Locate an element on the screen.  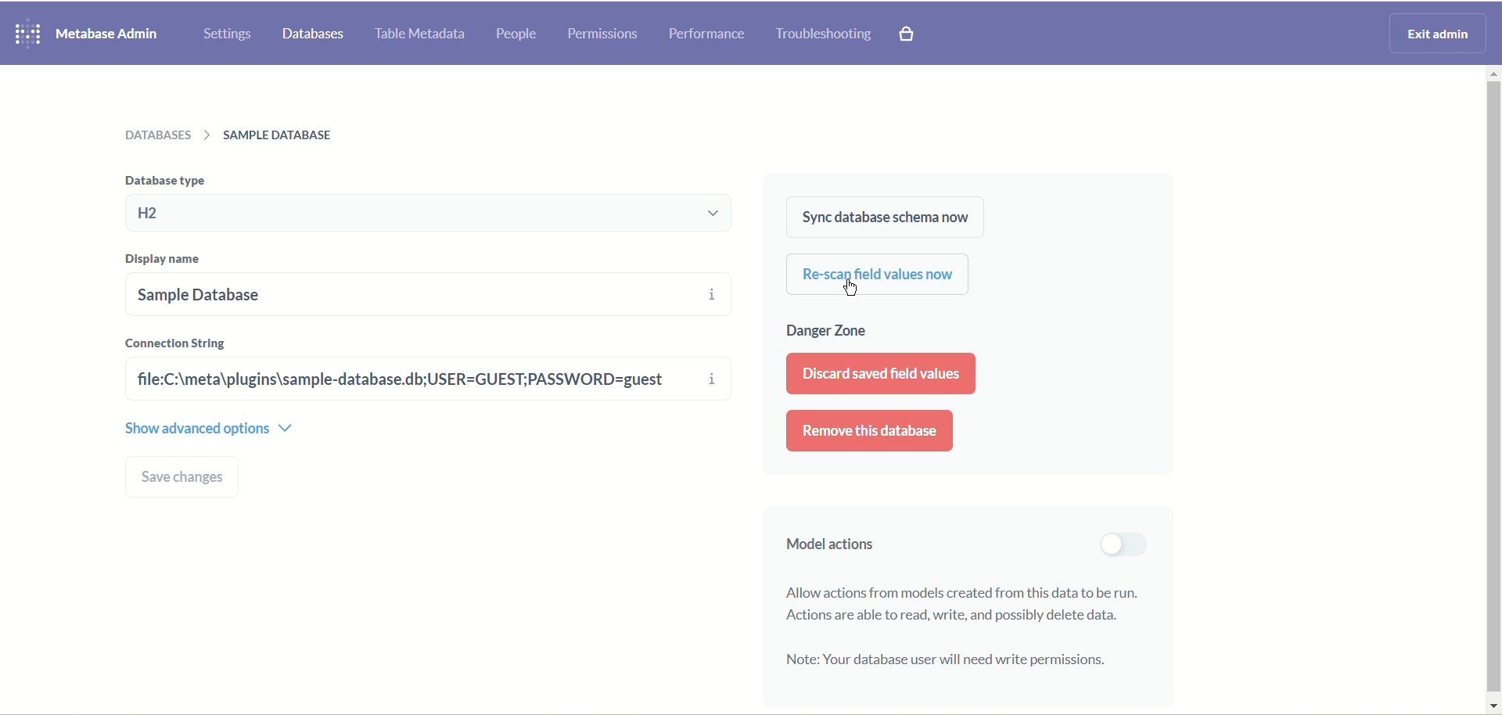
allow actions from models created from this data to be run. Actions are able to read, write and possibly delete data is located at coordinates (968, 602).